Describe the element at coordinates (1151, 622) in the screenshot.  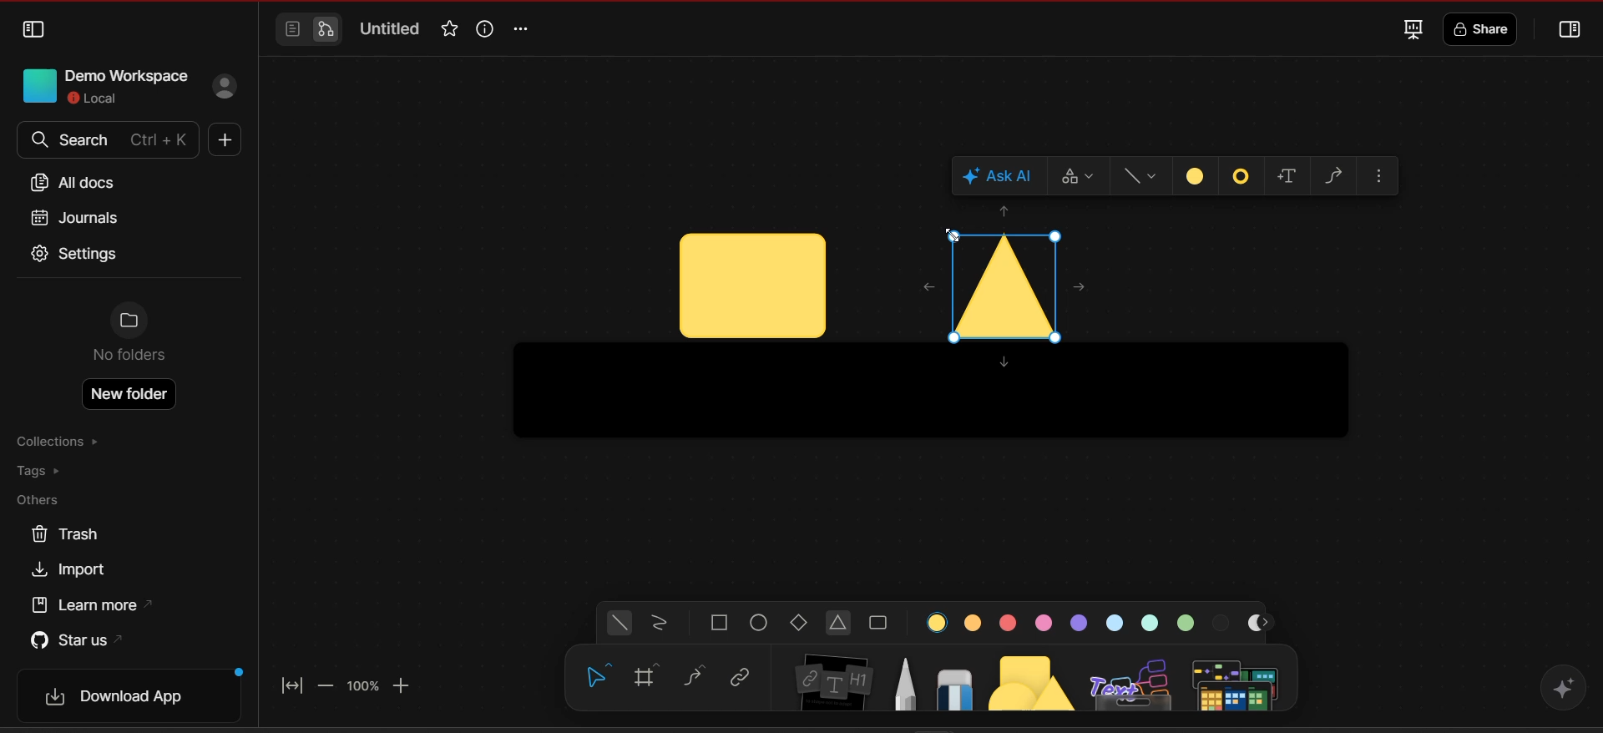
I see `color 7` at that location.